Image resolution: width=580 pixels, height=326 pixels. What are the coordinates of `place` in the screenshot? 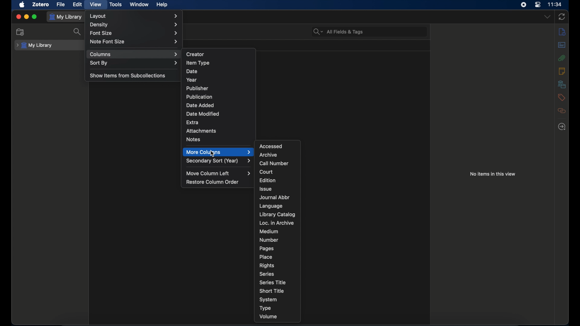 It's located at (266, 257).